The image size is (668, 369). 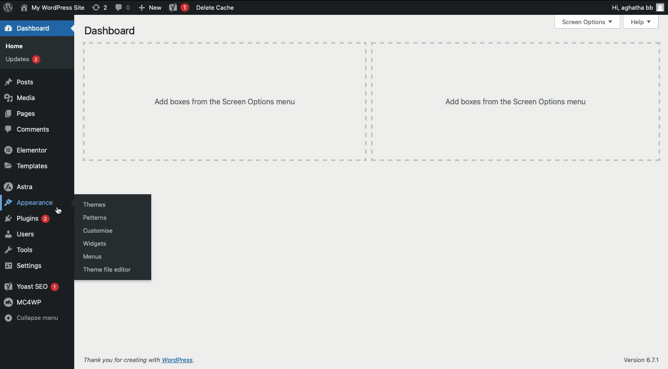 I want to click on Comments., so click(x=33, y=131).